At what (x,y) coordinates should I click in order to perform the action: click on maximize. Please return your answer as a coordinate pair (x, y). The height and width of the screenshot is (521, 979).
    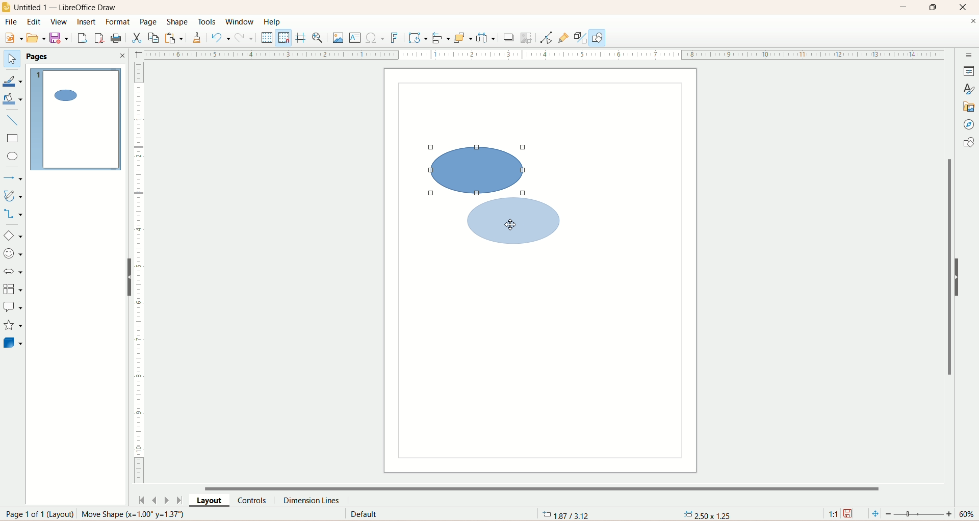
    Looking at the image, I should click on (932, 7).